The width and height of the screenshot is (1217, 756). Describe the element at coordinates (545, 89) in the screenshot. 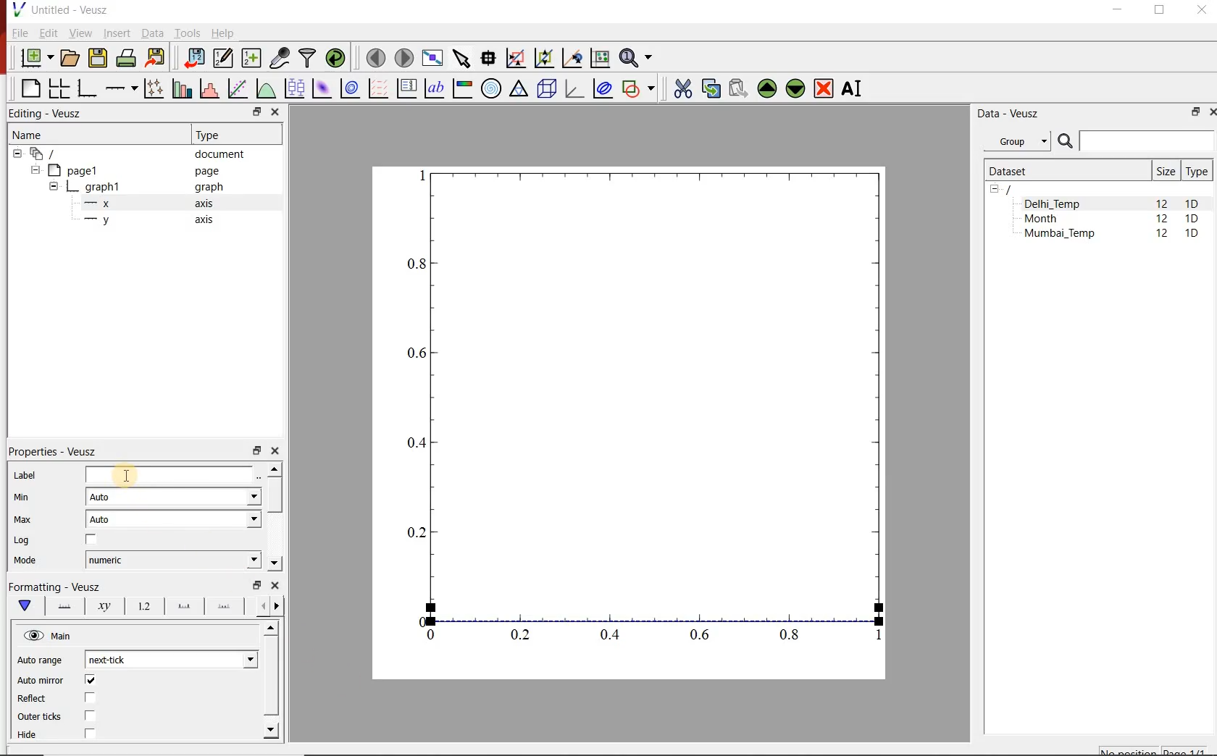

I see `3d scene` at that location.